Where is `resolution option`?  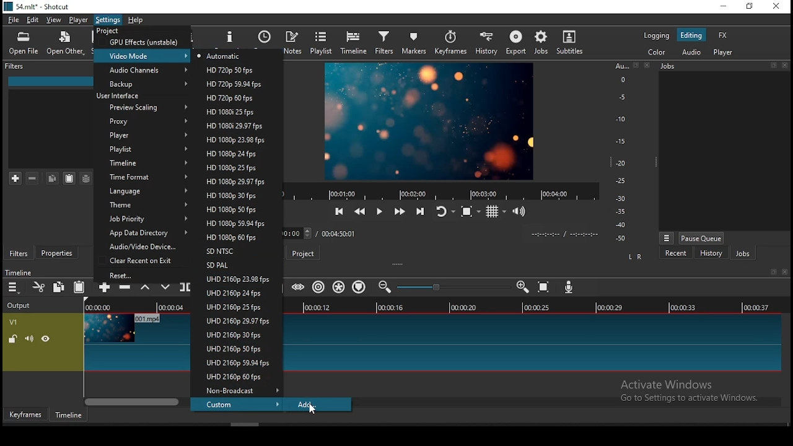 resolution option is located at coordinates (235, 251).